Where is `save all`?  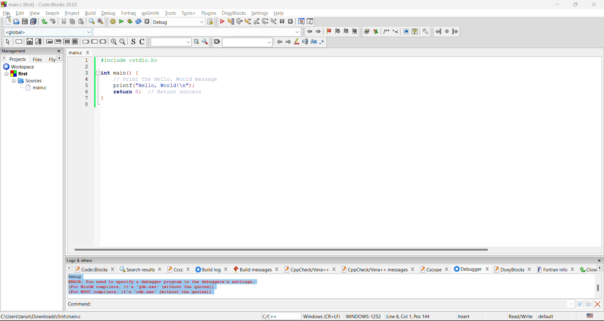
save all is located at coordinates (34, 22).